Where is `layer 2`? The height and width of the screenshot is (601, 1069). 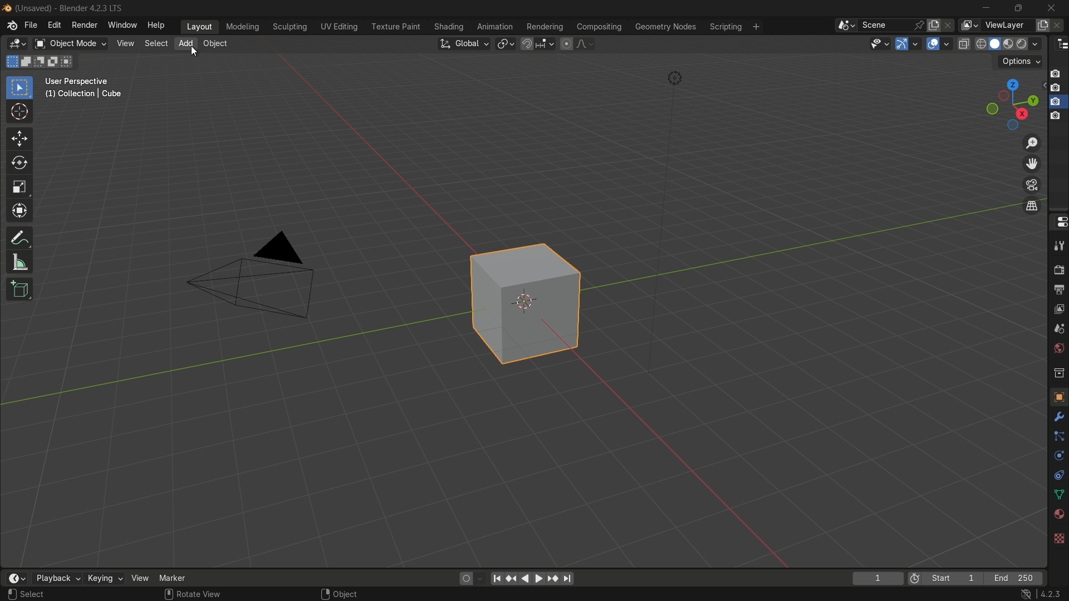 layer 2 is located at coordinates (1055, 87).